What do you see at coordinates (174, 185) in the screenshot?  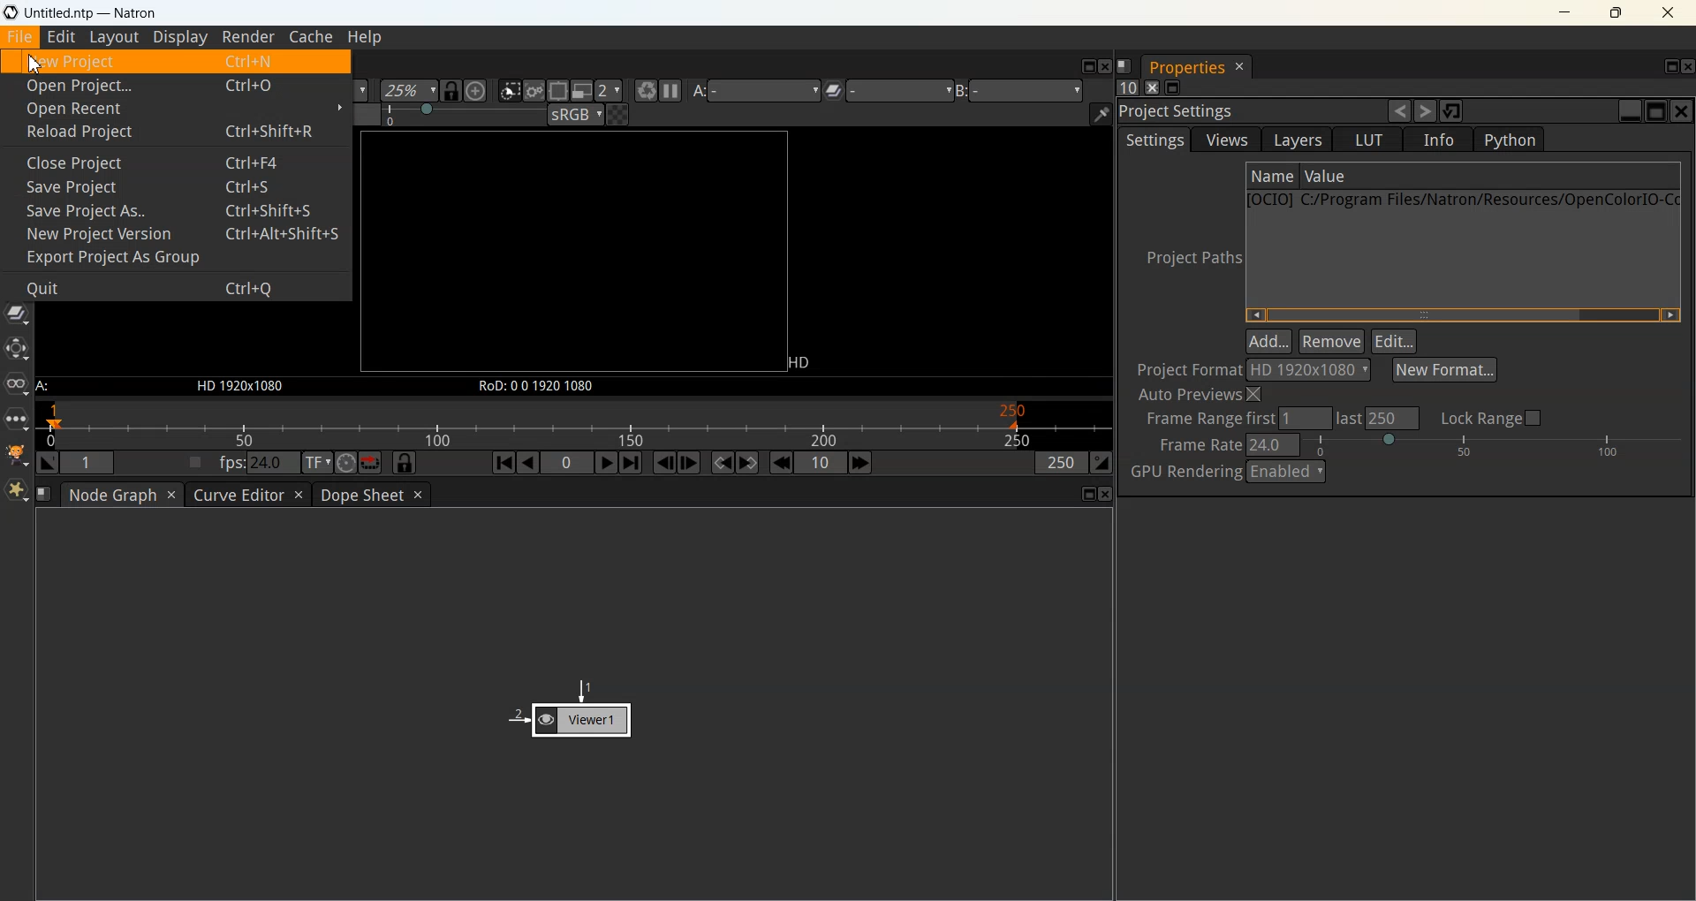 I see `Save project` at bounding box center [174, 185].